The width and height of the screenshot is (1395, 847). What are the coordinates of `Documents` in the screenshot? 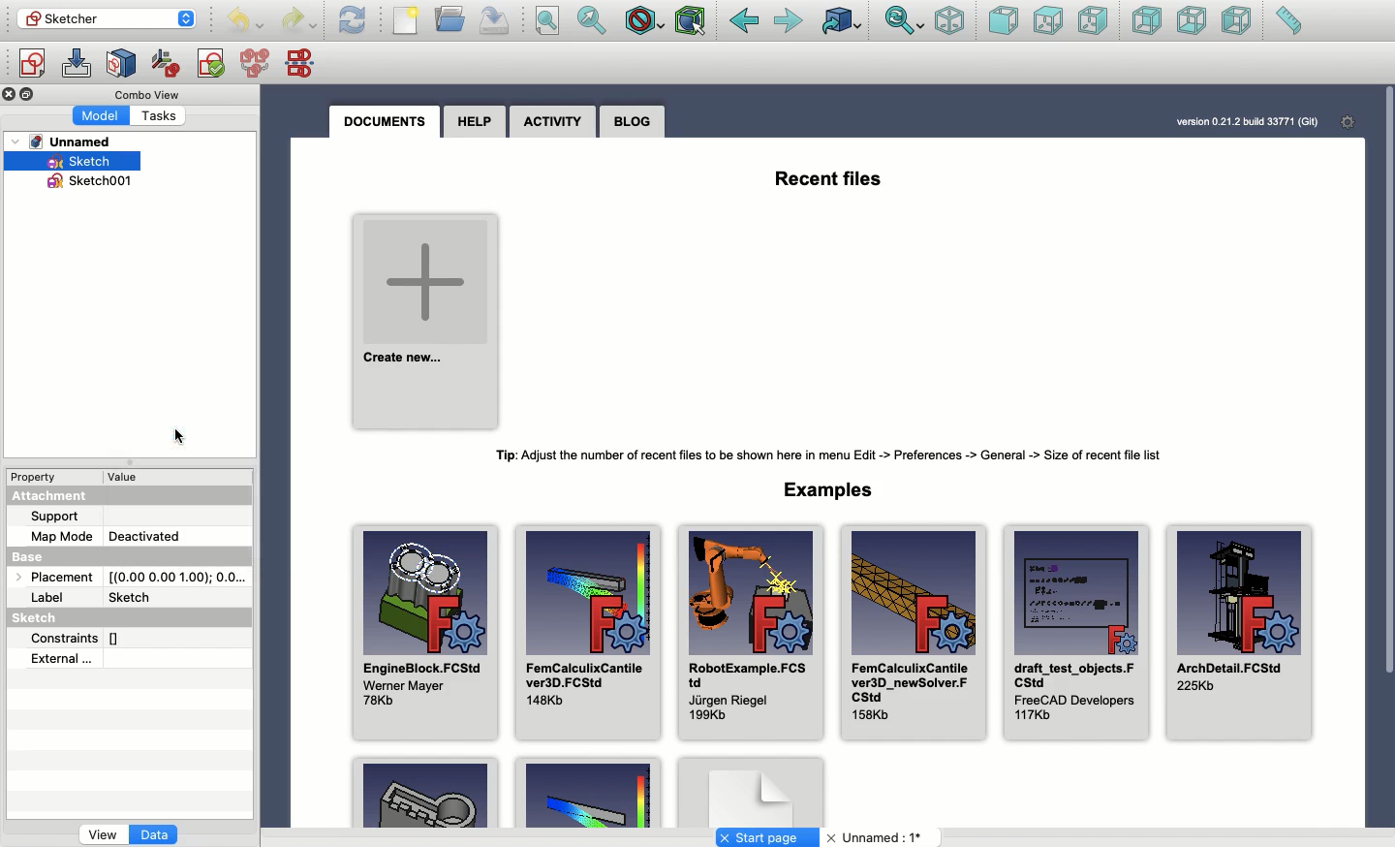 It's located at (390, 122).